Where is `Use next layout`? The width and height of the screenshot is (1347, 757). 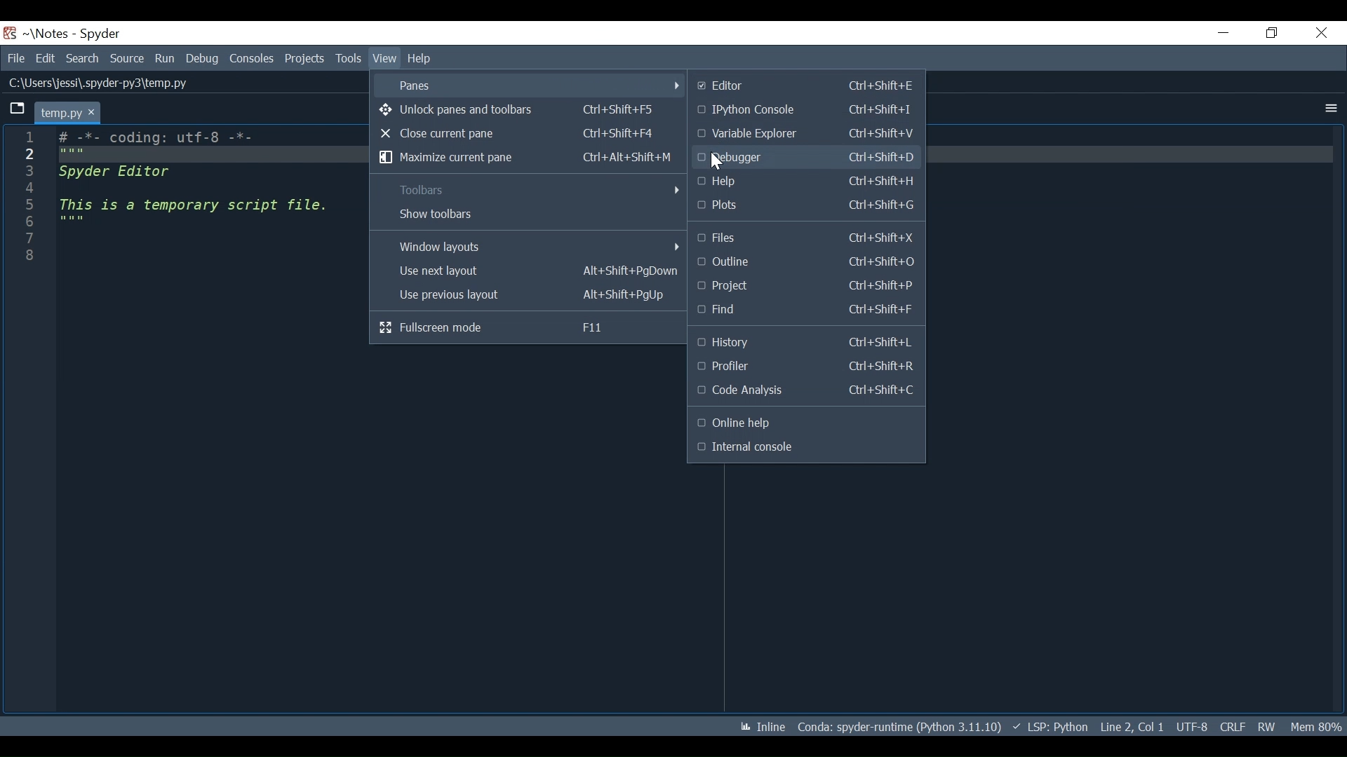
Use next layout is located at coordinates (531, 272).